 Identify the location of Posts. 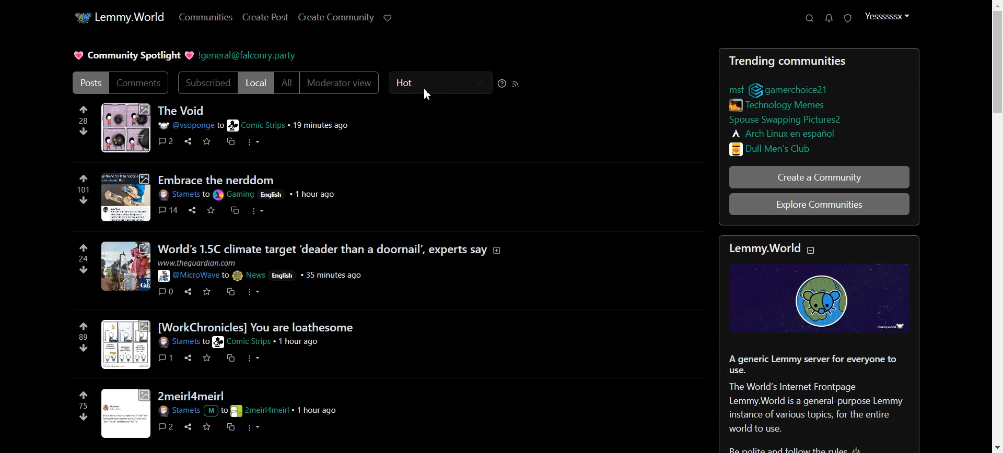
(182, 110).